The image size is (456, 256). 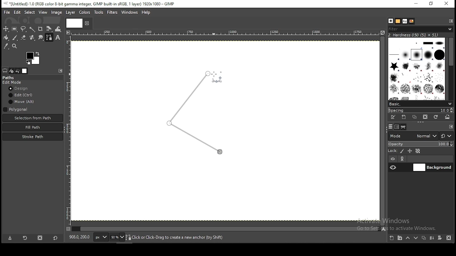 What do you see at coordinates (225, 229) in the screenshot?
I see `scroll bar` at bounding box center [225, 229].